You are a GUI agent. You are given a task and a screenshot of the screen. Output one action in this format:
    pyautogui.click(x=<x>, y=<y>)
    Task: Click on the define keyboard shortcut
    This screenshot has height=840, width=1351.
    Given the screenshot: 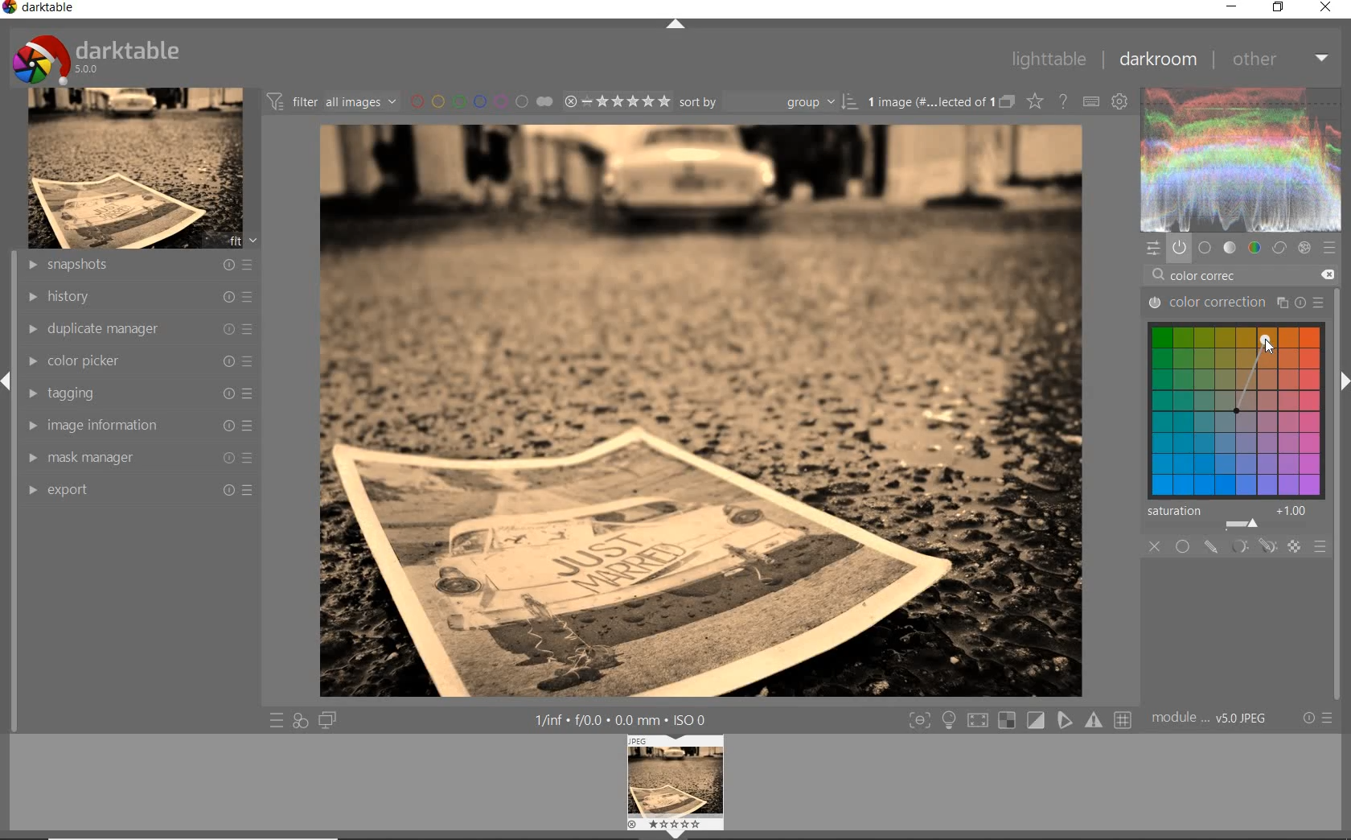 What is the action you would take?
    pyautogui.click(x=1091, y=101)
    